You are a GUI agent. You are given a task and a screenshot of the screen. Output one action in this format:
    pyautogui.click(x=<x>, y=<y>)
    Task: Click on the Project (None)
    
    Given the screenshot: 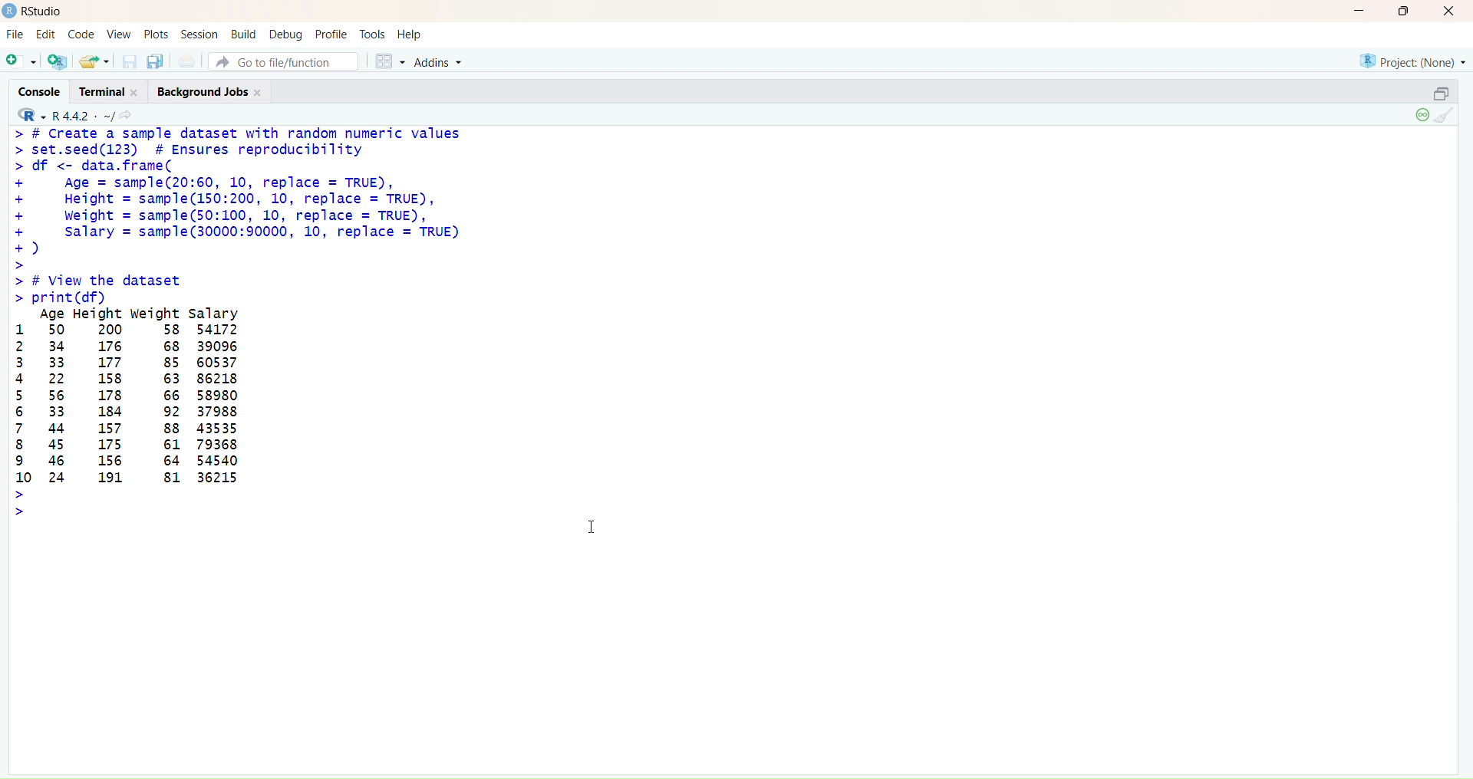 What is the action you would take?
    pyautogui.click(x=1415, y=64)
    